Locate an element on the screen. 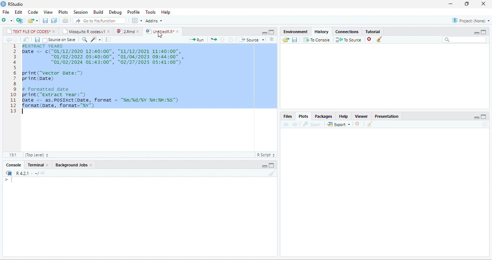 This screenshot has width=492, height=260. clear is located at coordinates (379, 39).